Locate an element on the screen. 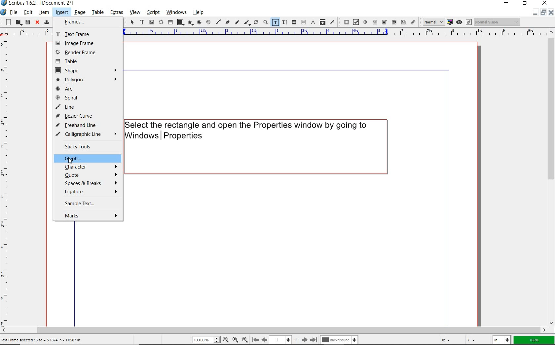 The image size is (555, 345). copy item properties is located at coordinates (322, 22).